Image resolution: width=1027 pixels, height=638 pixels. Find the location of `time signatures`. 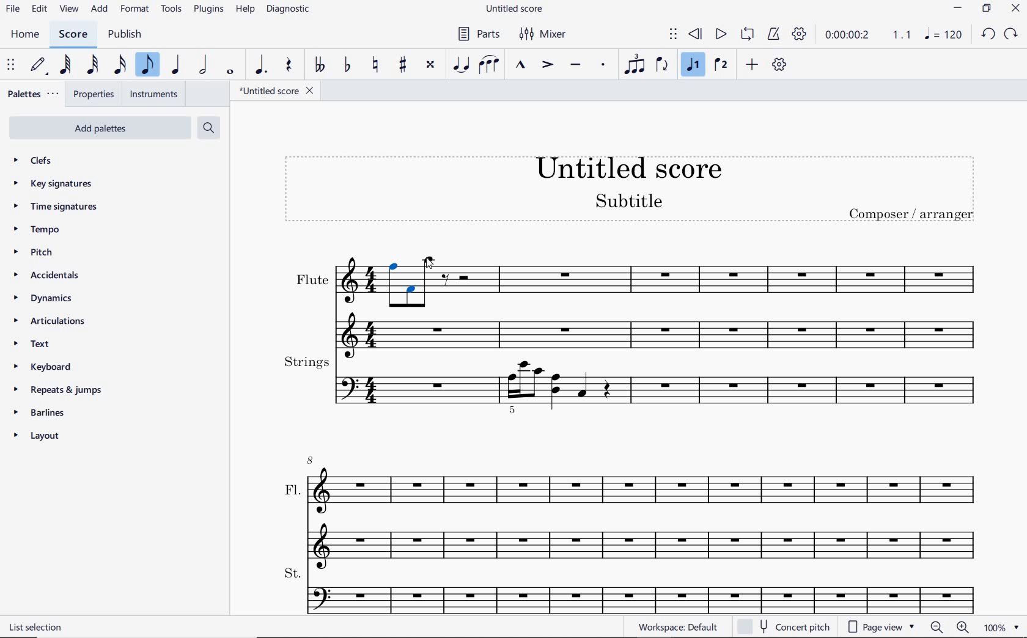

time signatures is located at coordinates (54, 205).